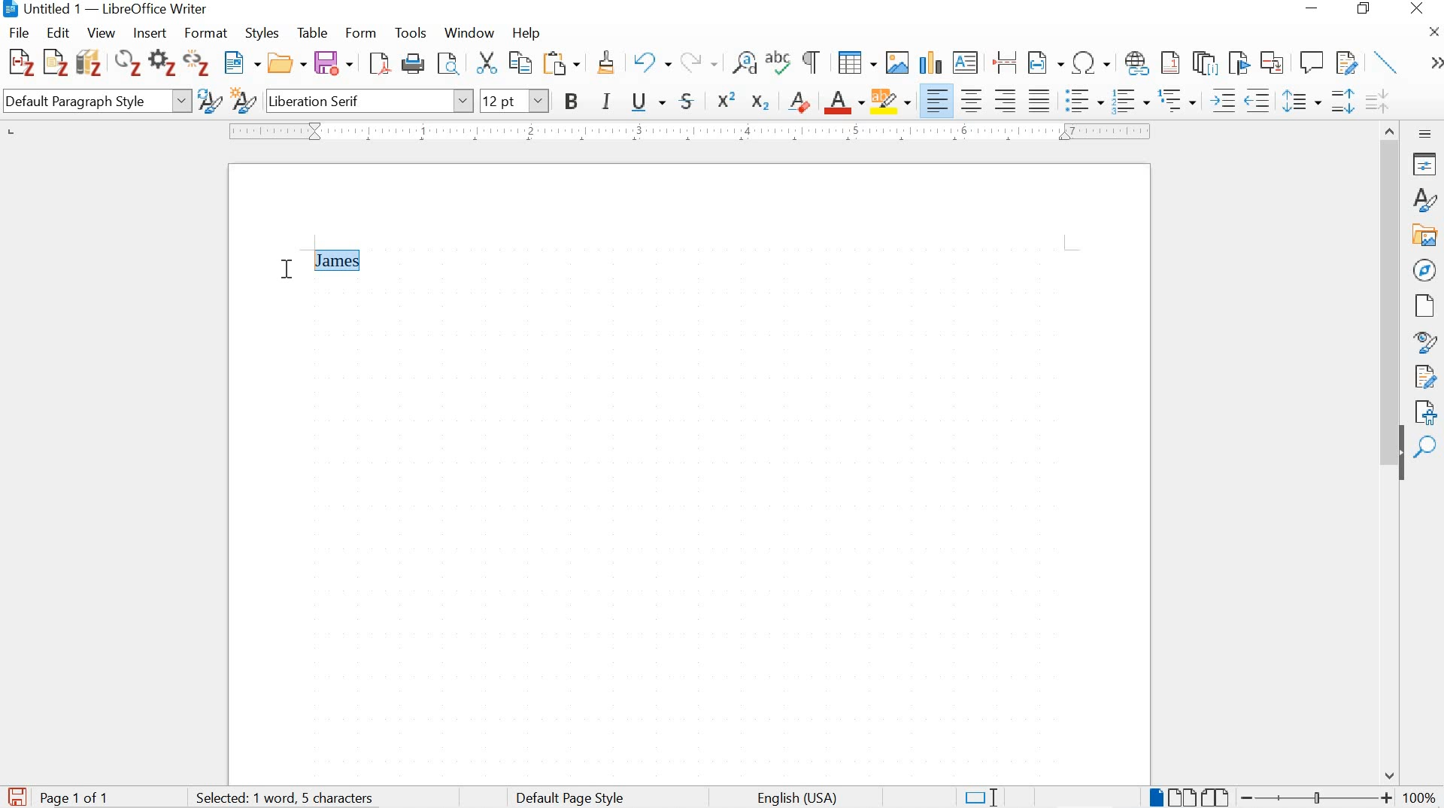  Describe the element at coordinates (96, 103) in the screenshot. I see `set paragraph style` at that location.